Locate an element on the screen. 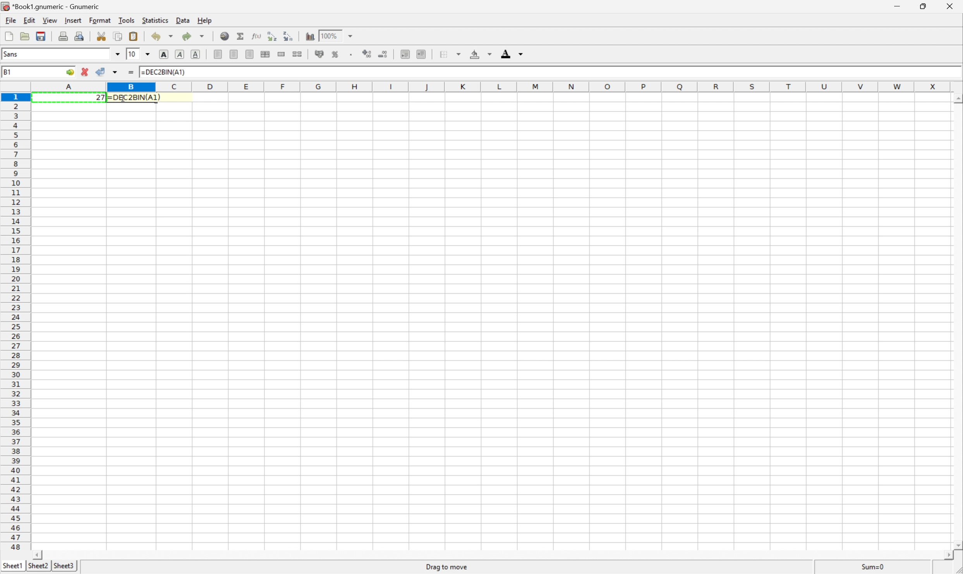 This screenshot has width=963, height=574. Foreground is located at coordinates (512, 53).